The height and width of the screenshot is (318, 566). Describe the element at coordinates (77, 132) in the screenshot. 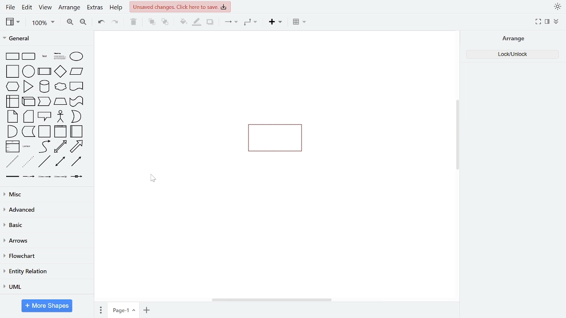

I see `horizontal container` at that location.